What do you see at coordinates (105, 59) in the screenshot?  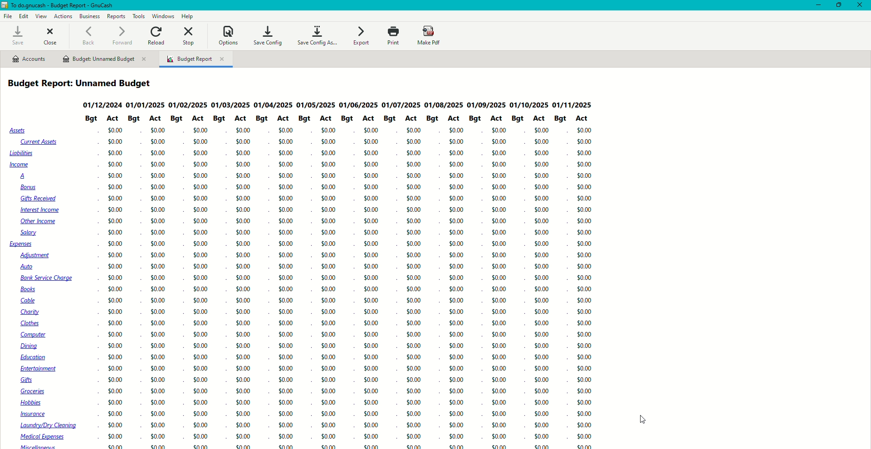 I see `Unnamed Budget` at bounding box center [105, 59].